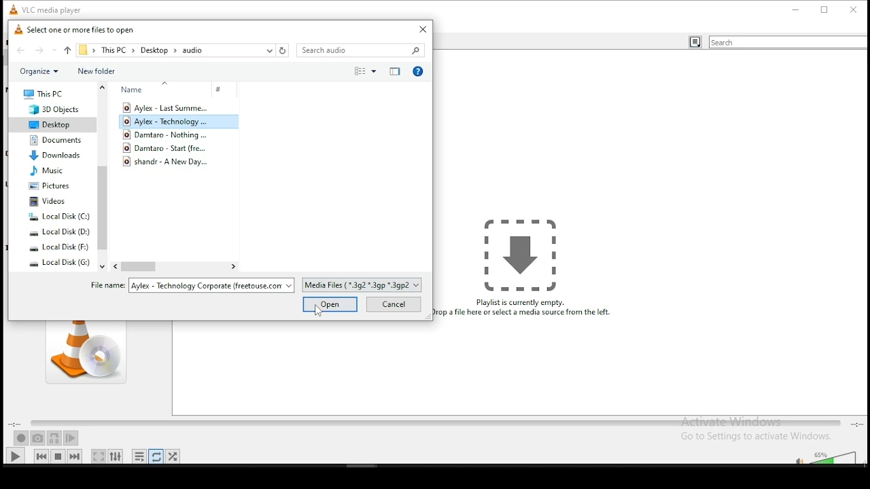 This screenshot has height=489, width=870. I want to click on shandr - a new day, so click(171, 162).